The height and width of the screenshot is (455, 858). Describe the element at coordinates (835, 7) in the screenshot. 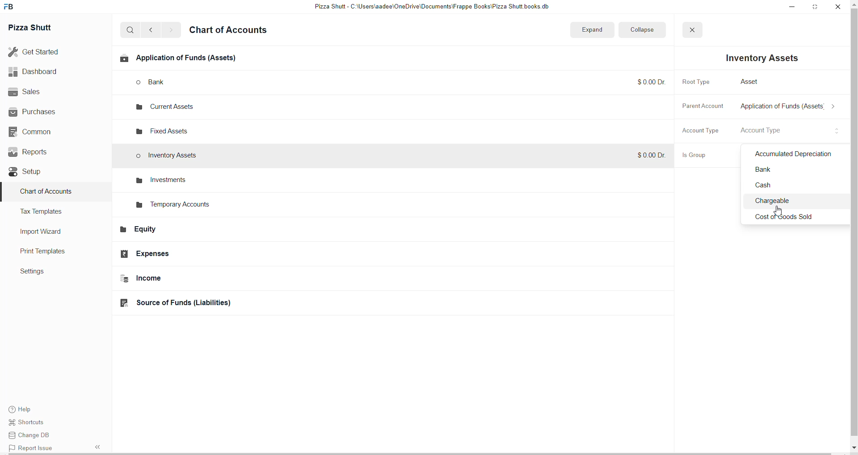

I see `close` at that location.